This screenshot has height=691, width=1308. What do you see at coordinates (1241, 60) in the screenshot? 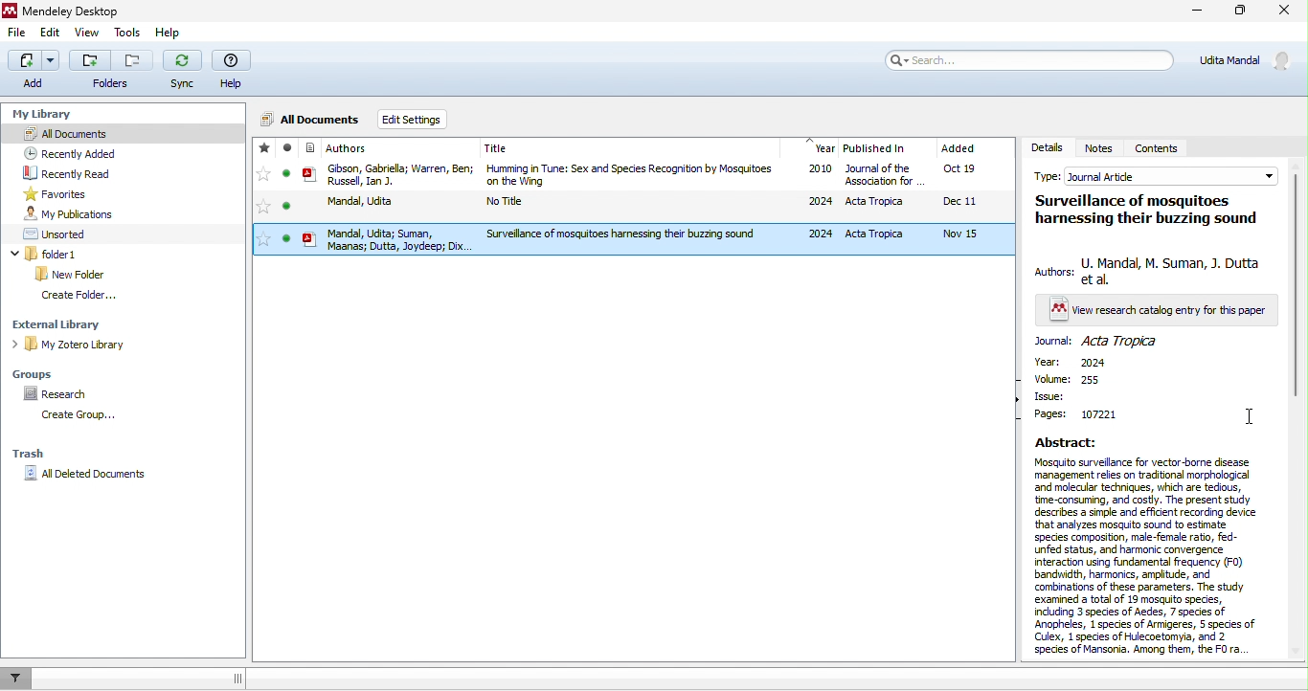
I see `account` at bounding box center [1241, 60].